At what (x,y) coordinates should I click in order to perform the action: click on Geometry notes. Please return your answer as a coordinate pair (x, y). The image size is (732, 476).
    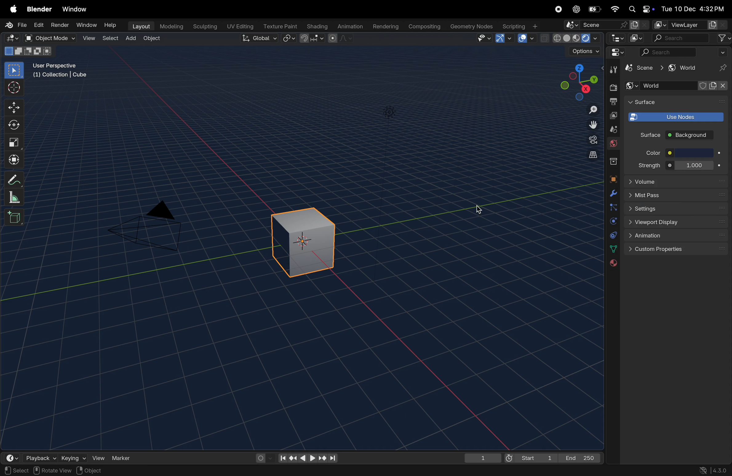
    Looking at the image, I should click on (471, 26).